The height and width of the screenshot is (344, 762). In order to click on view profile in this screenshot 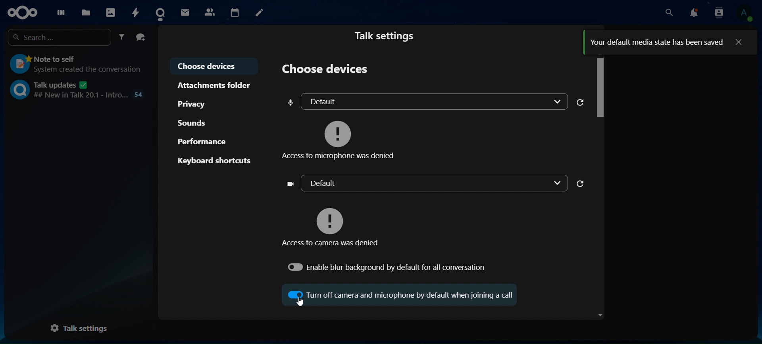, I will do `click(744, 13)`.